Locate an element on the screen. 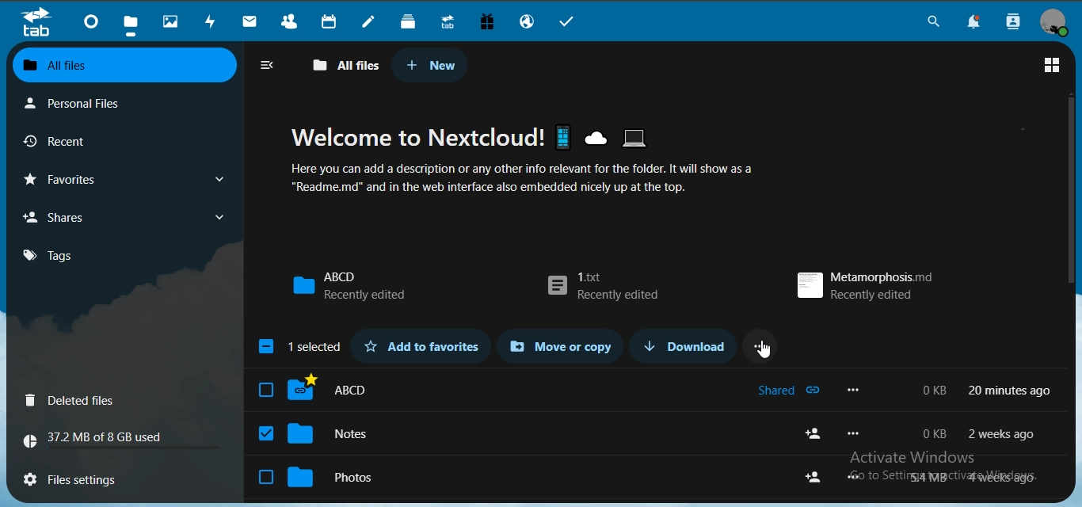 The image size is (1082, 507). ABCD is located at coordinates (384, 392).